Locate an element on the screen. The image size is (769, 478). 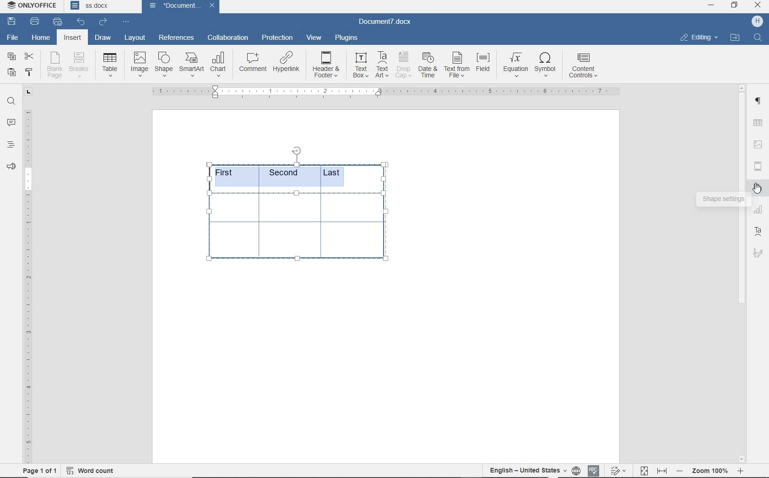
page 1 of 1 is located at coordinates (38, 469).